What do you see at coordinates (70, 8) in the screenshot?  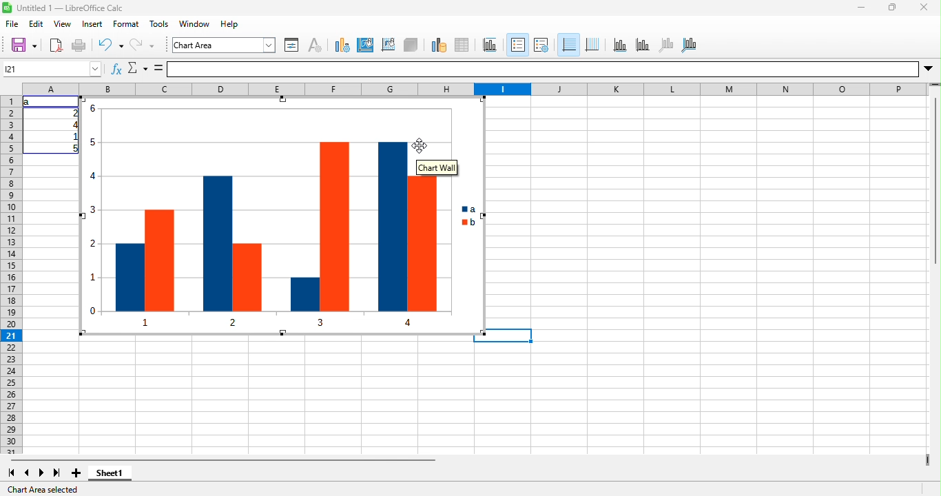 I see `Untitled 1 — LibreOffice Calc` at bounding box center [70, 8].